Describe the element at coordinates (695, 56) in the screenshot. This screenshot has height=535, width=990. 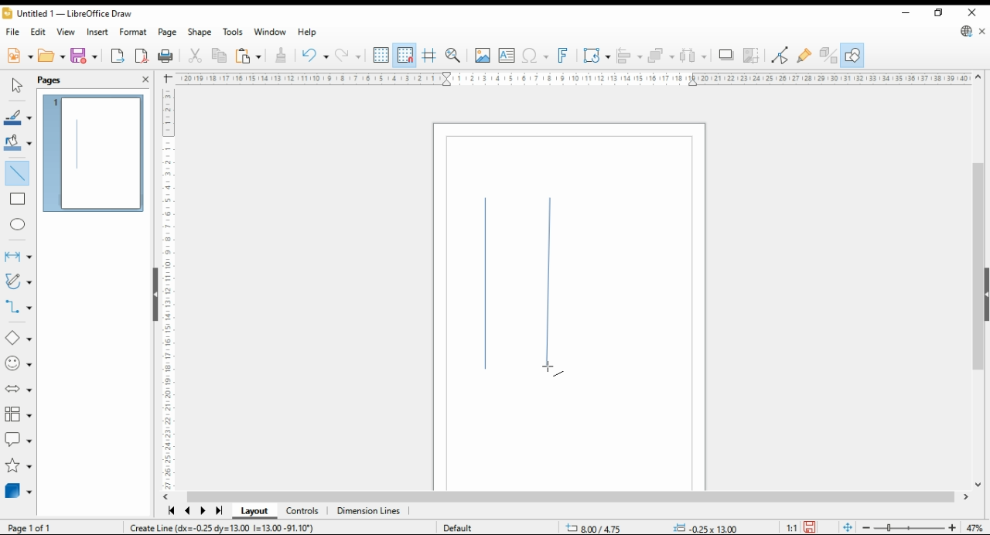
I see `select at least three objects to distribute` at that location.